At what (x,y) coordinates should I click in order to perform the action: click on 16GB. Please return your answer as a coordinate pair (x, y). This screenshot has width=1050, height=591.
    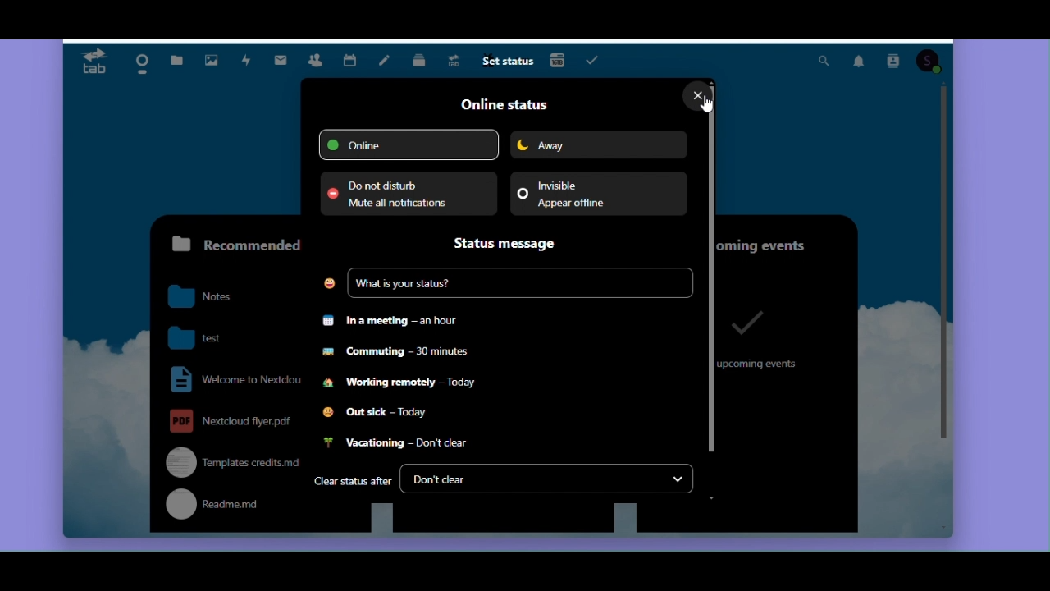
    Looking at the image, I should click on (558, 59).